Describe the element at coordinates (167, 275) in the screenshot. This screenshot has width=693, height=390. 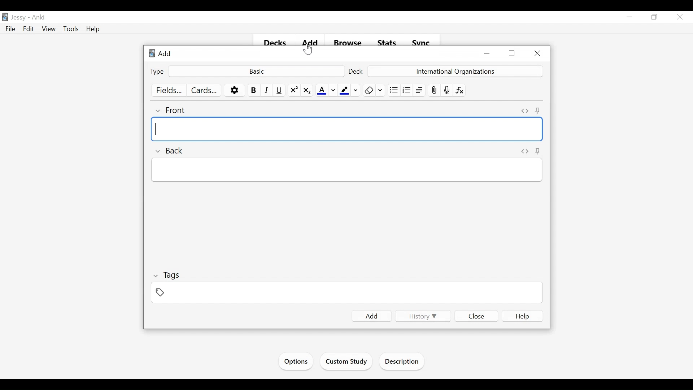
I see `Tags` at that location.